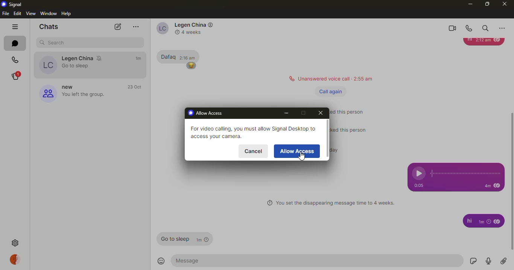 The height and width of the screenshot is (270, 514). I want to click on 1m, so click(485, 223).